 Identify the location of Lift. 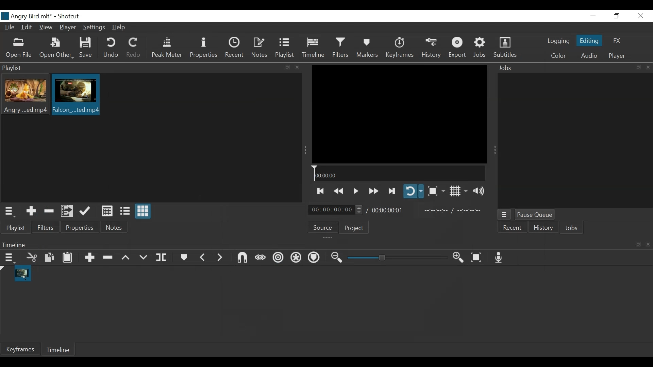
(127, 258).